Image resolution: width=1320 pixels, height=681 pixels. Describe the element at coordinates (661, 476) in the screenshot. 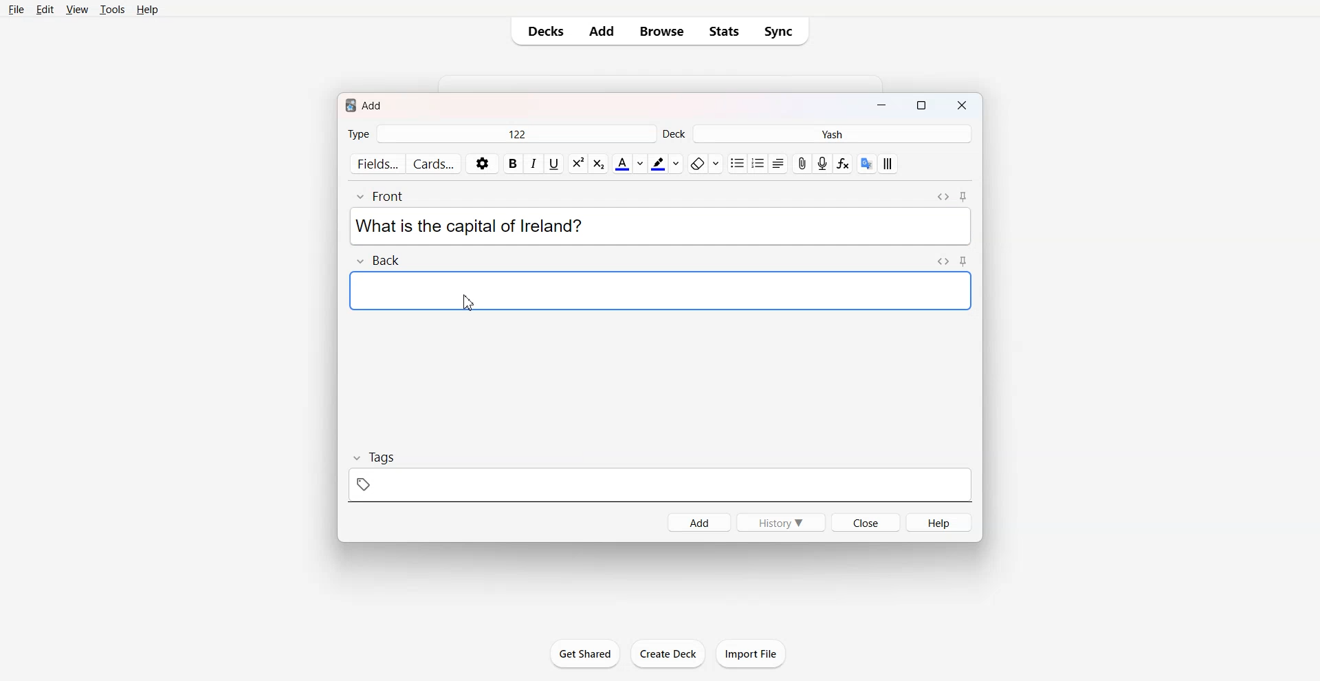

I see `Tags` at that location.